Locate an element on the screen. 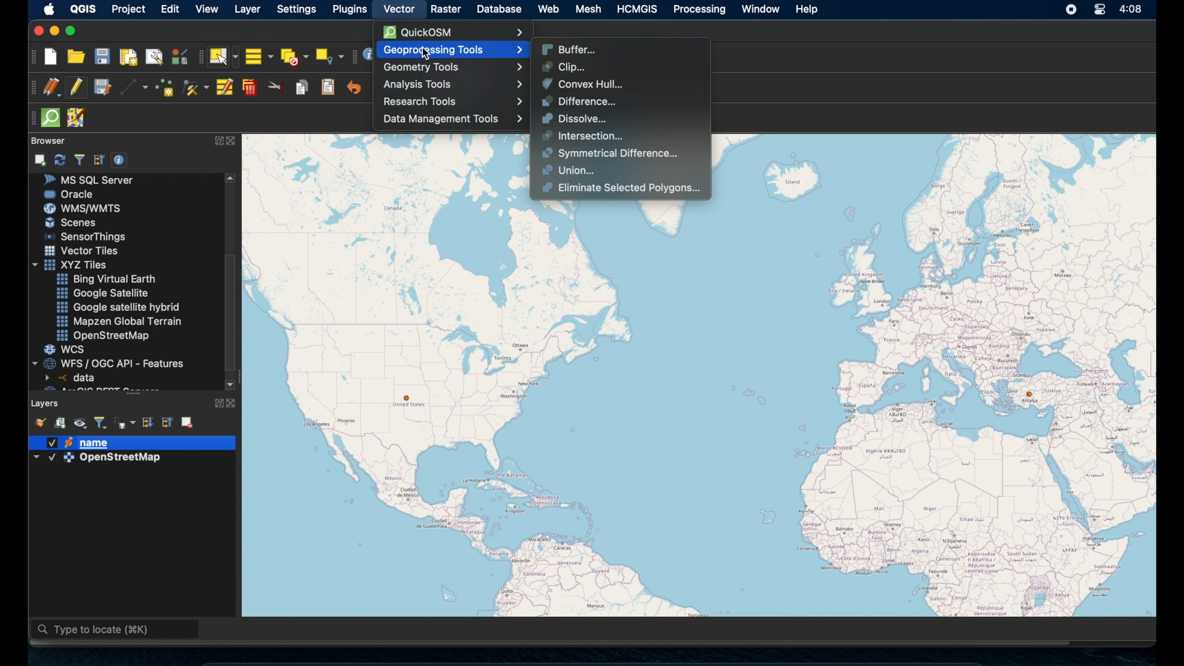  scenes is located at coordinates (76, 223).